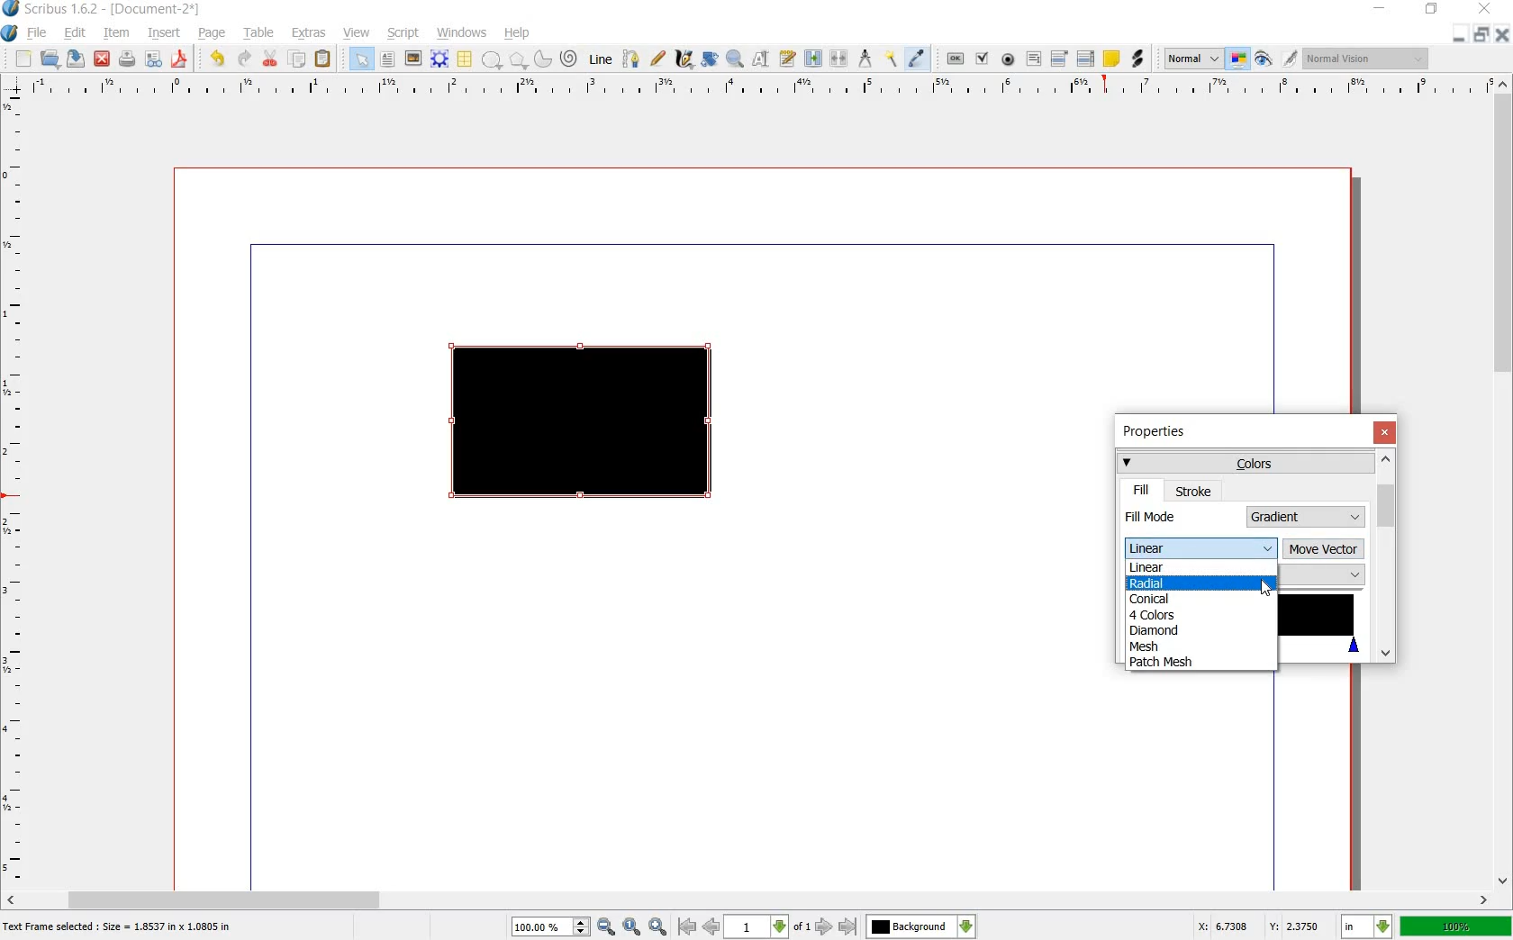 The height and width of the screenshot is (940, 1513). I want to click on colors, so click(1244, 462).